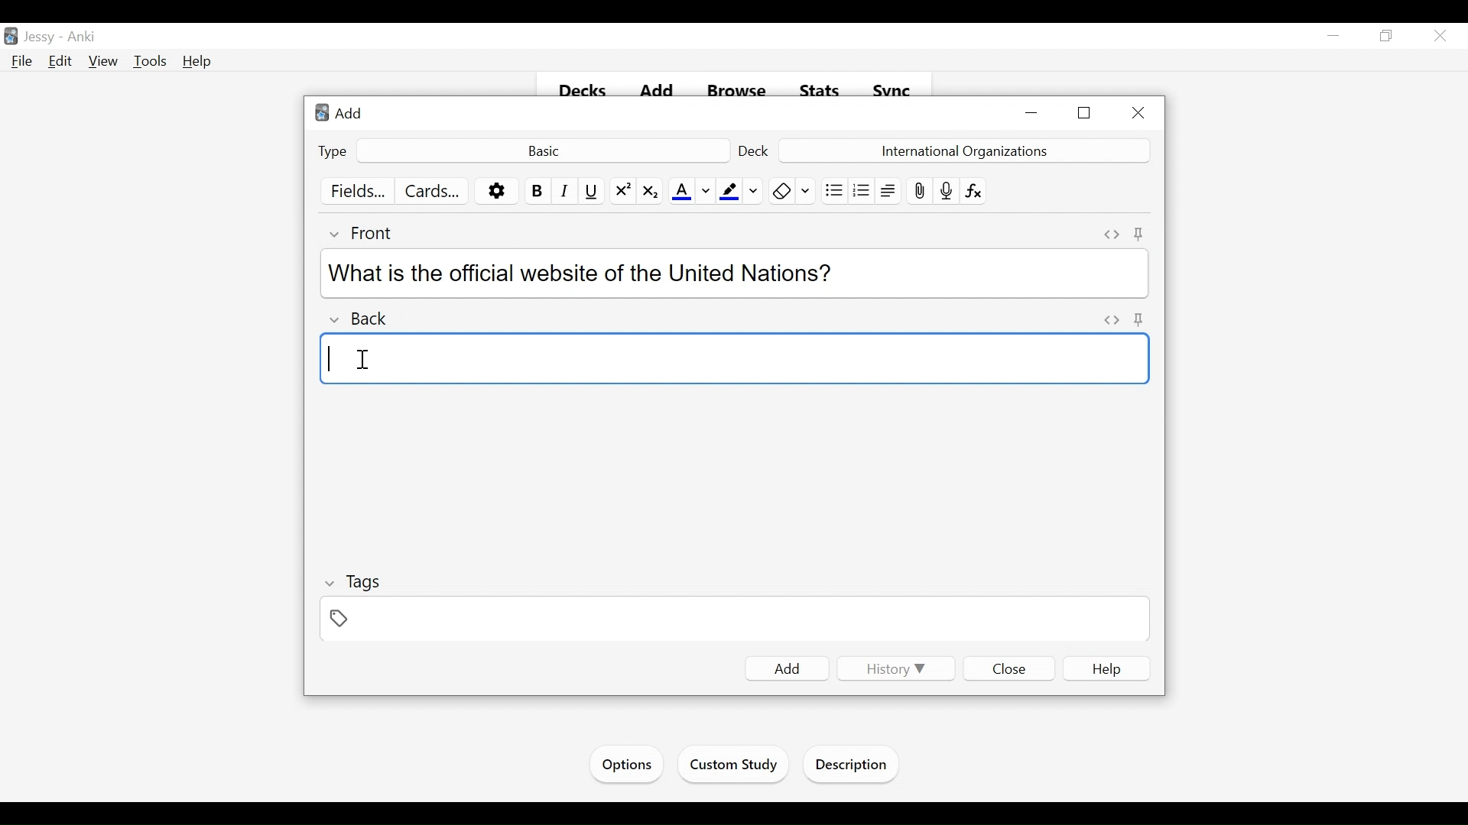  I want to click on Toggle sticky, so click(1142, 234).